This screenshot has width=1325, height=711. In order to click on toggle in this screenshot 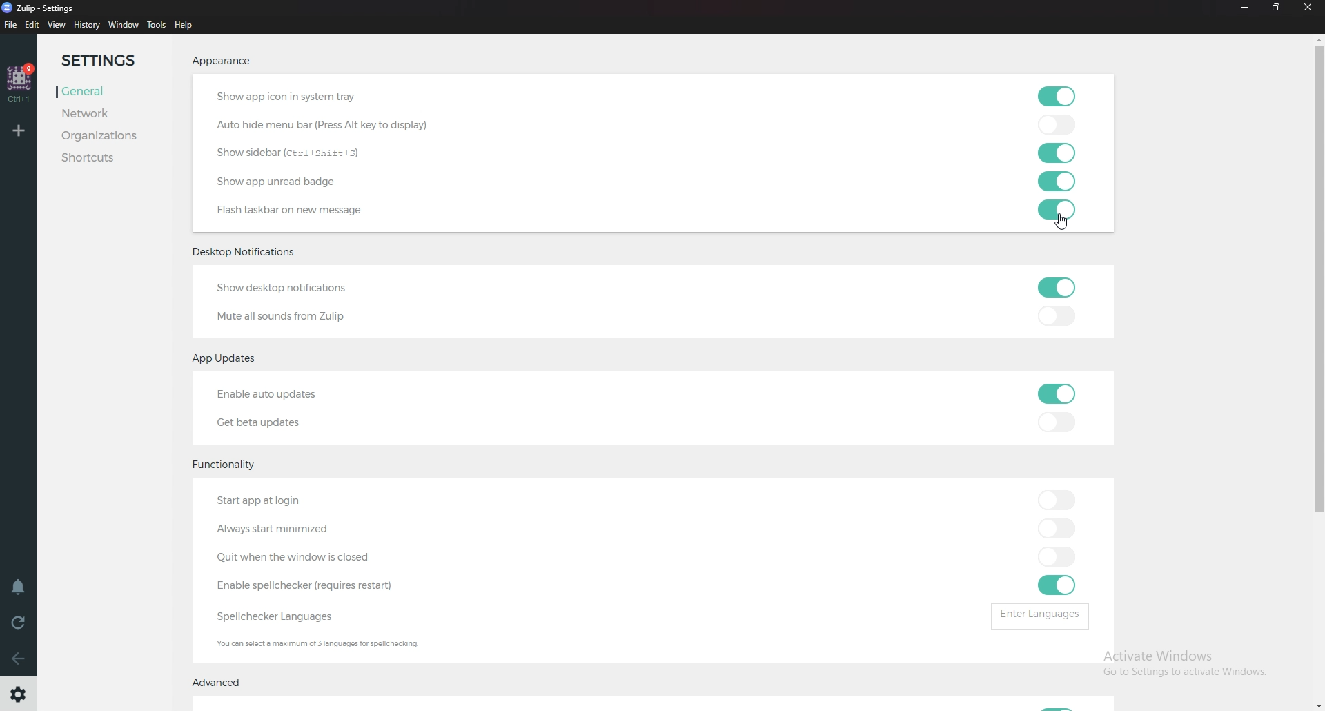, I will do `click(1054, 527)`.